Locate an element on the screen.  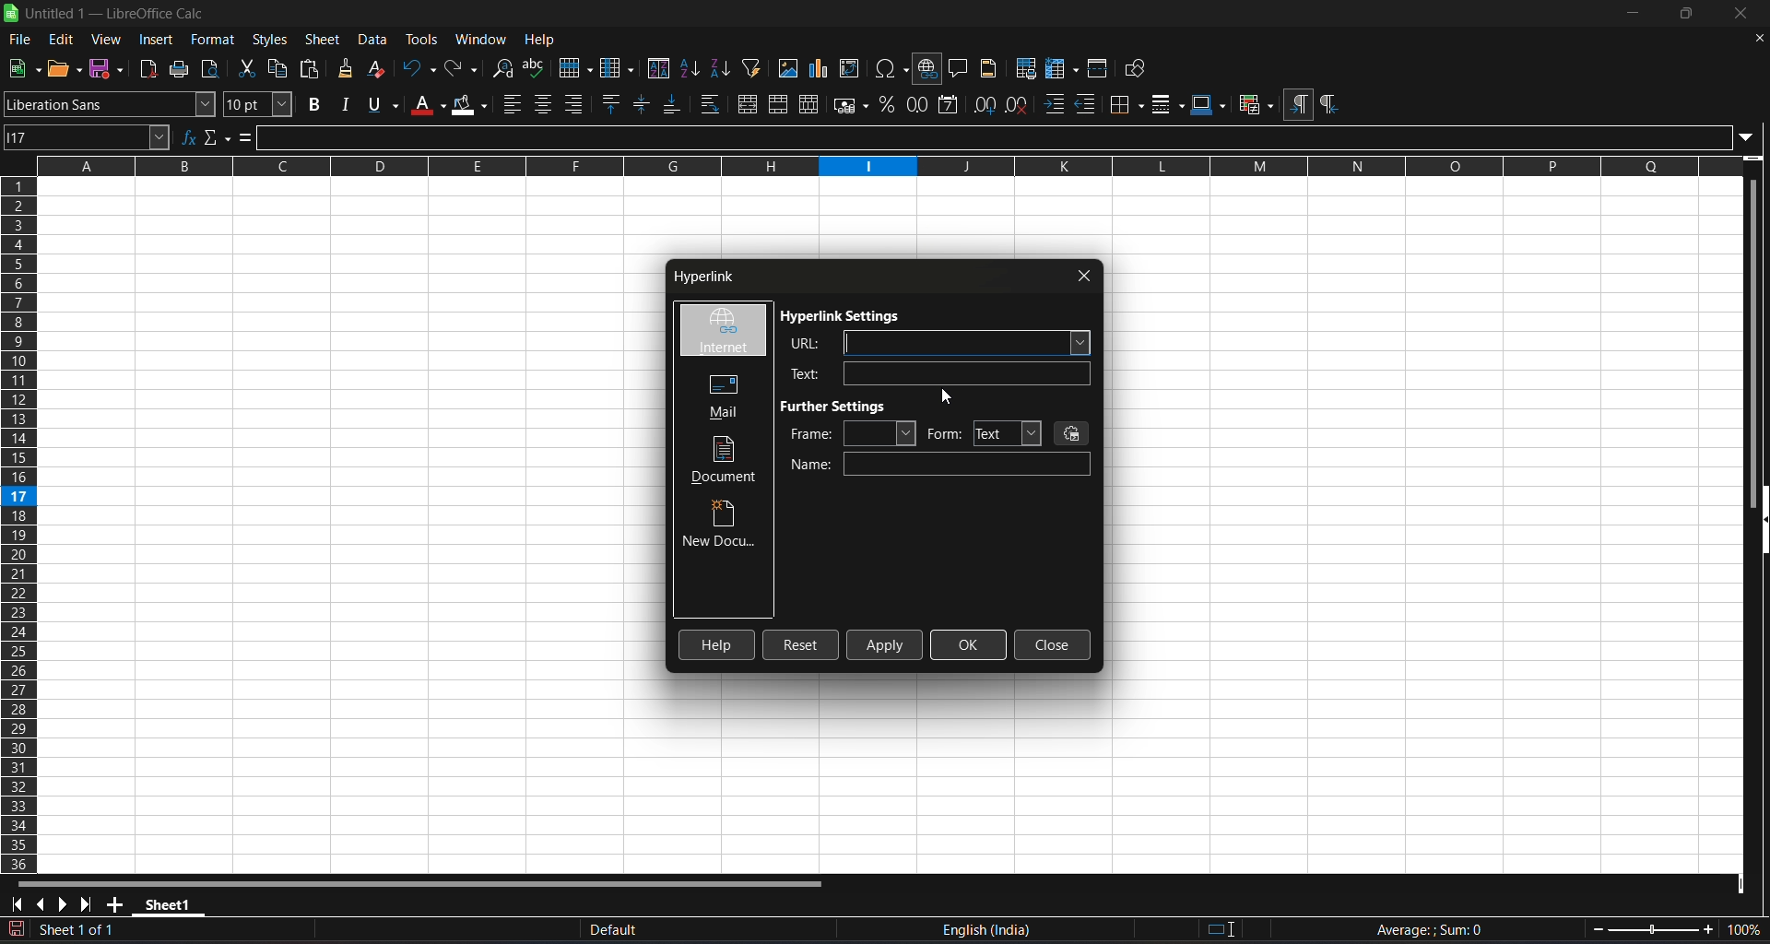
minimize is located at coordinates (1634, 13).